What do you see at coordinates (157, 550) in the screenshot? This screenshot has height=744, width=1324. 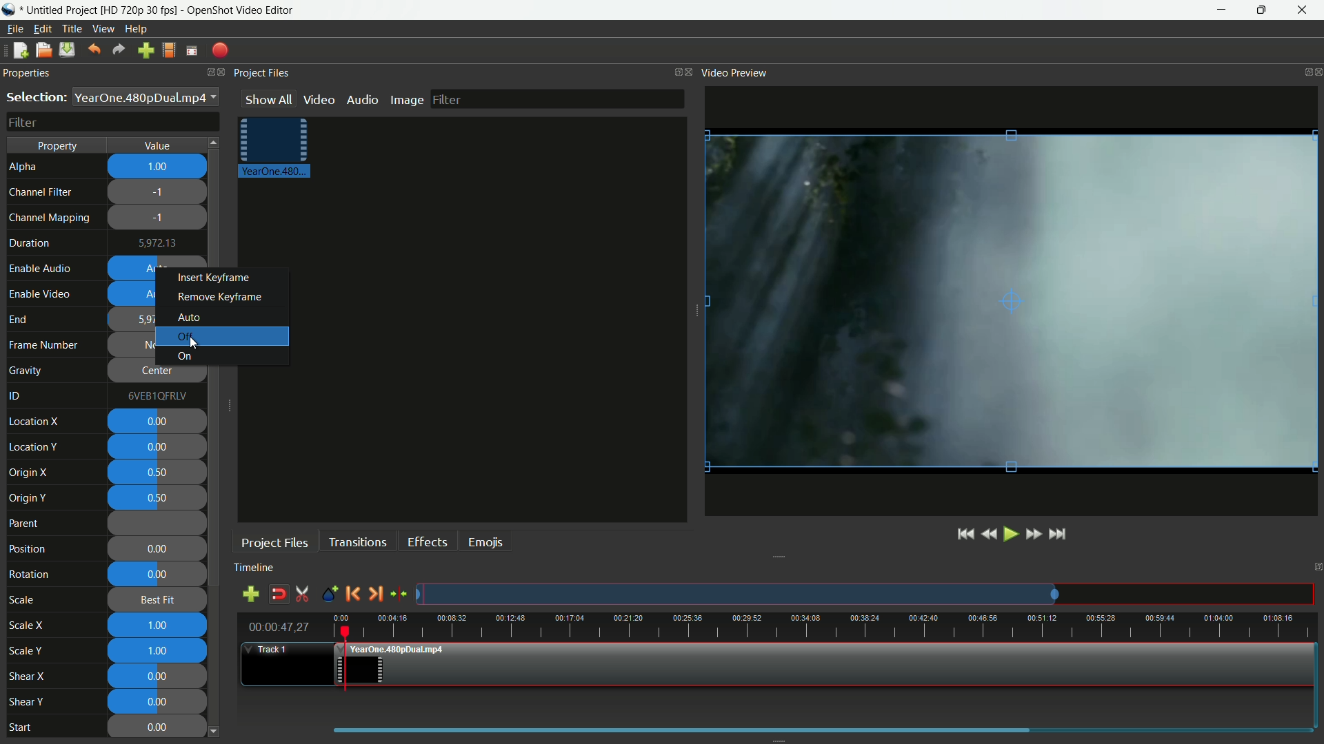 I see `0.00` at bounding box center [157, 550].